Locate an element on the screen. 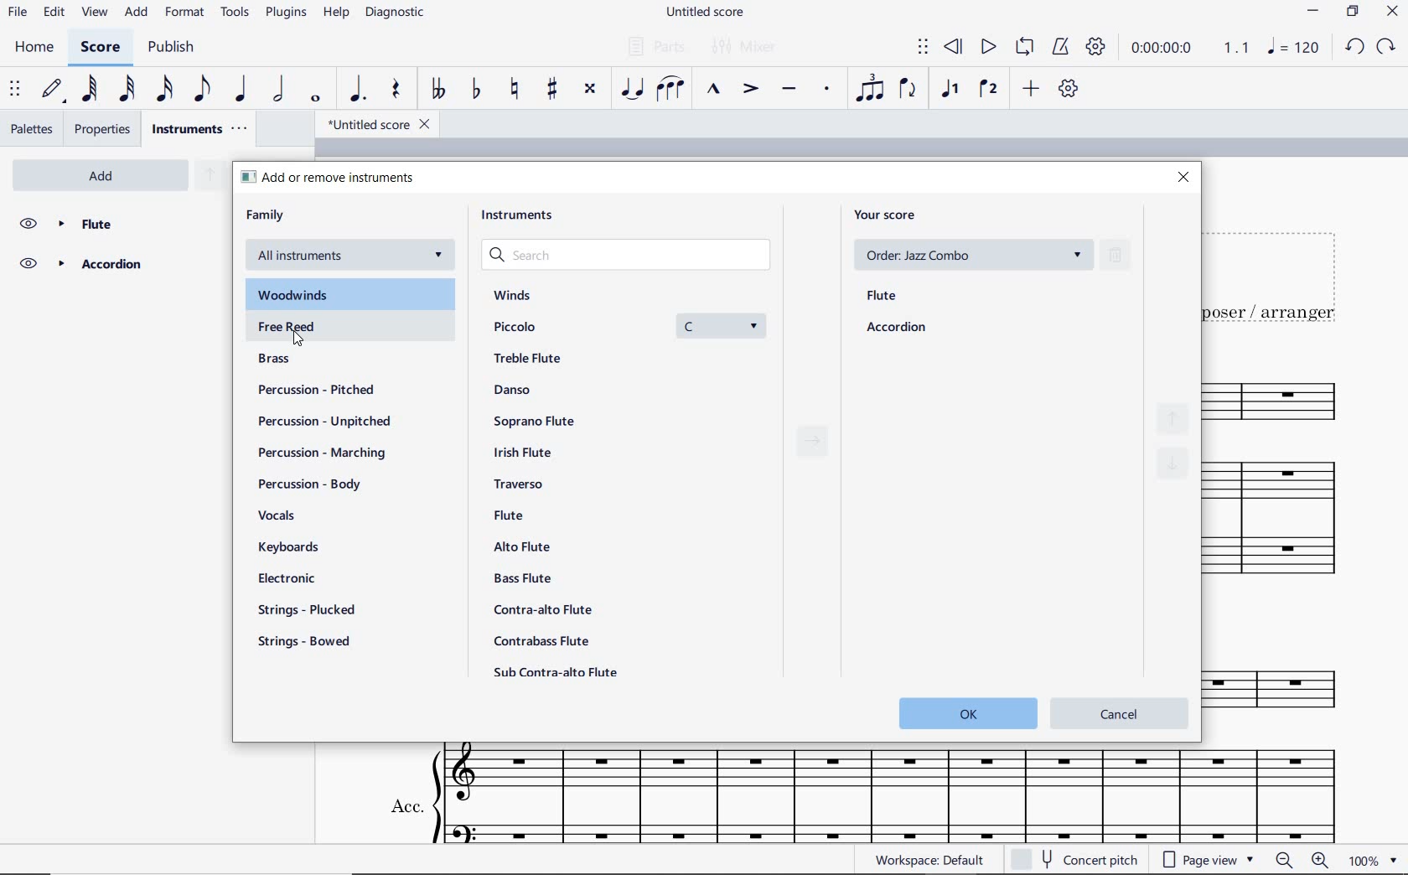 Image resolution: width=1408 pixels, height=875 pixels. EDIT is located at coordinates (53, 13).